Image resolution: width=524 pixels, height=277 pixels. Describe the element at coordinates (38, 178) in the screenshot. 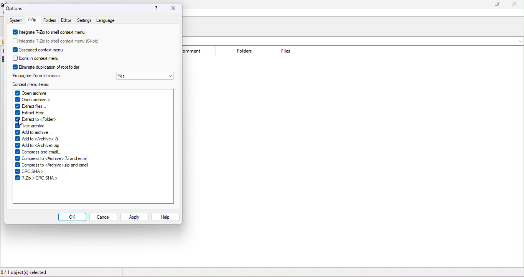

I see `7-zip>crc sha>` at that location.